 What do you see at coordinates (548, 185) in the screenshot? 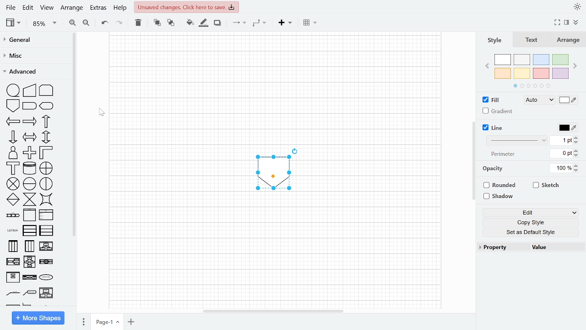
I see `Sketch` at bounding box center [548, 185].